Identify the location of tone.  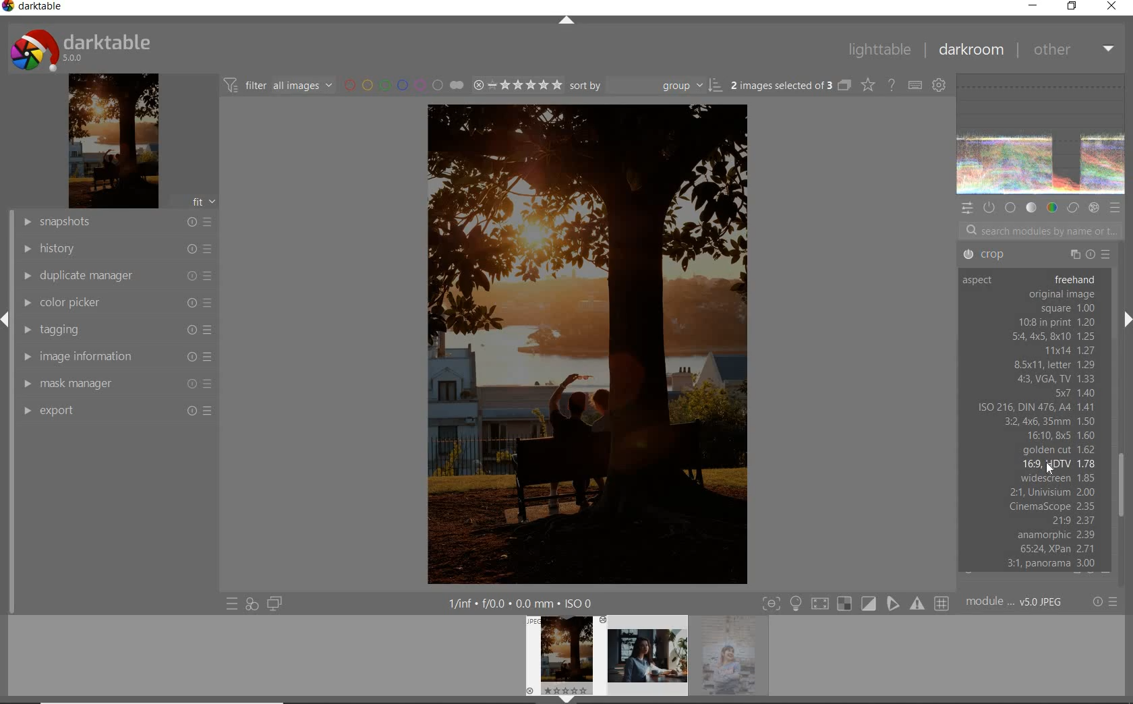
(1032, 208).